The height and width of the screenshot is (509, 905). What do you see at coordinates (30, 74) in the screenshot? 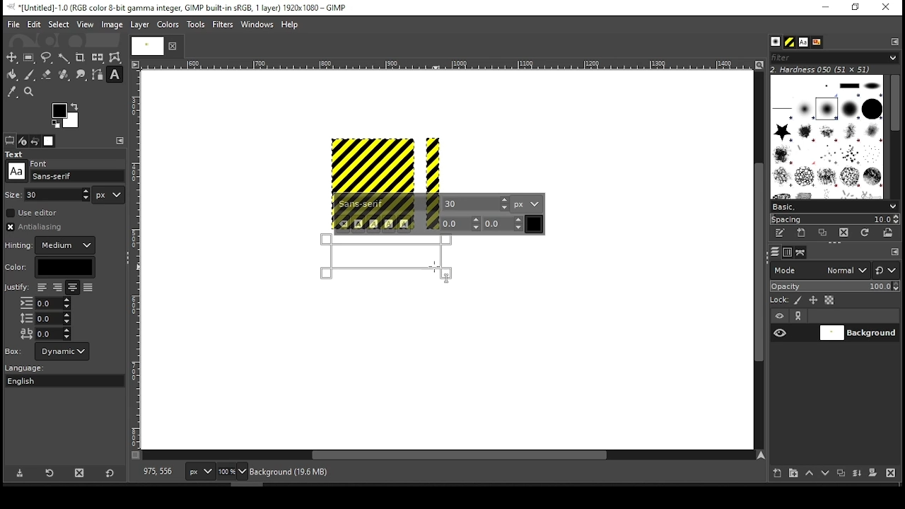
I see `paint brush tool` at bounding box center [30, 74].